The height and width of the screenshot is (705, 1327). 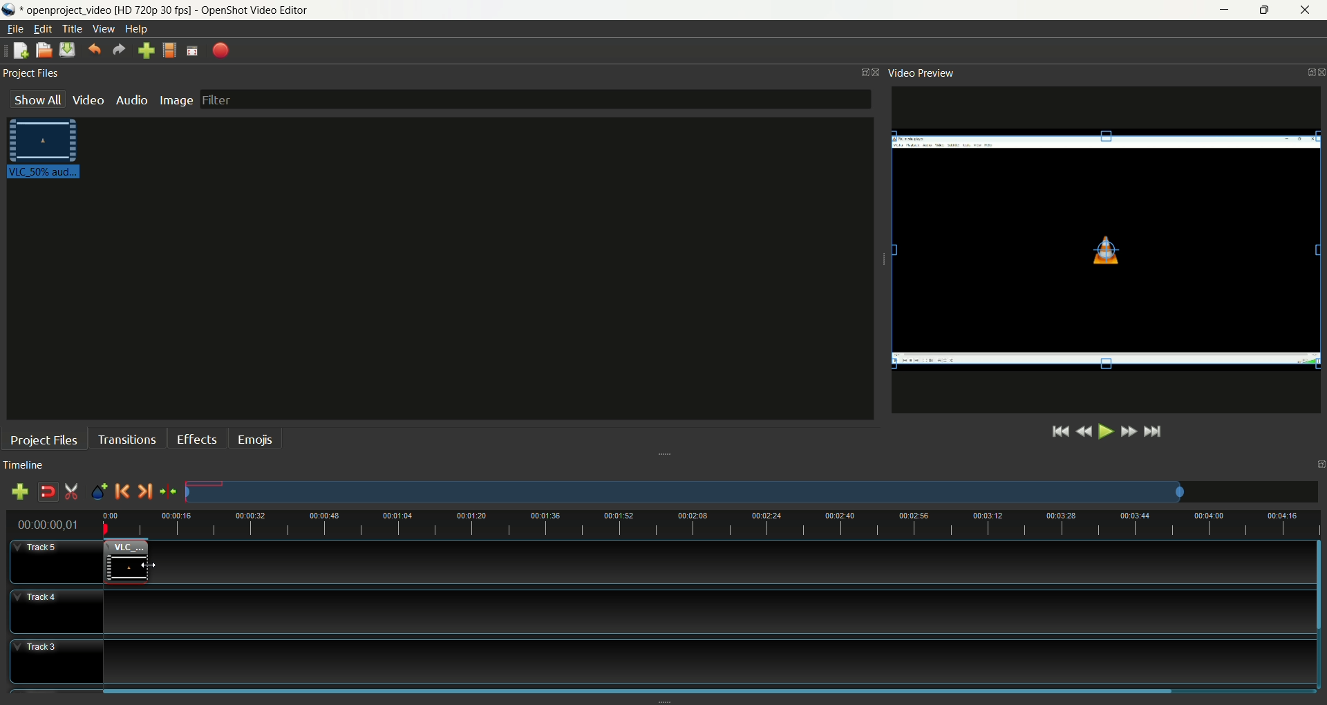 What do you see at coordinates (136, 29) in the screenshot?
I see `help` at bounding box center [136, 29].